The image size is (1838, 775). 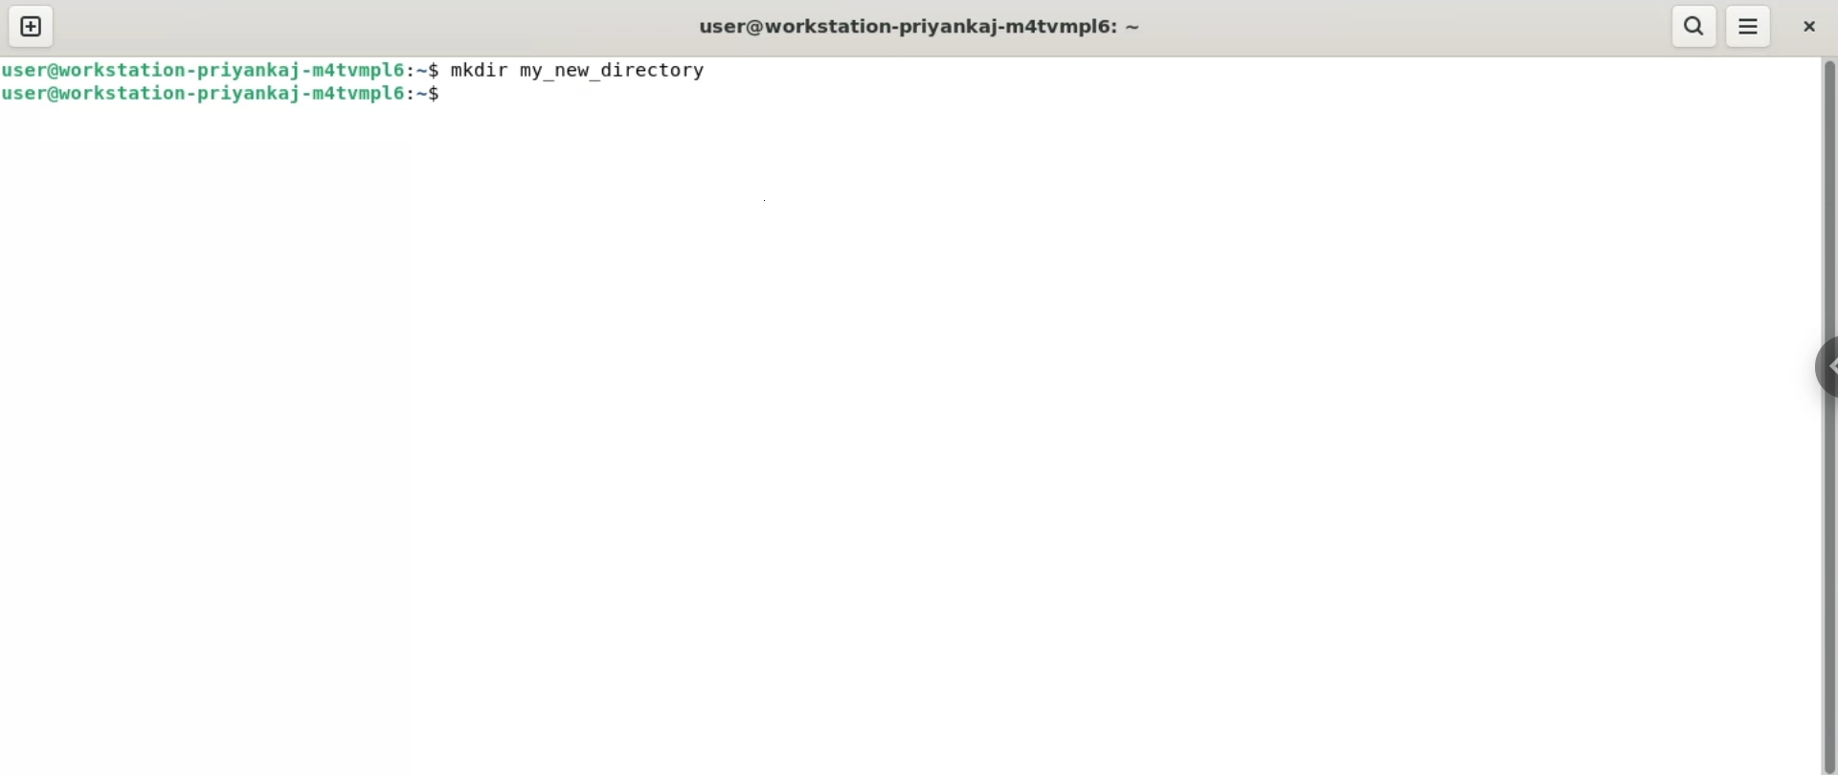 What do you see at coordinates (1827, 416) in the screenshot?
I see `vertical scroll bar` at bounding box center [1827, 416].